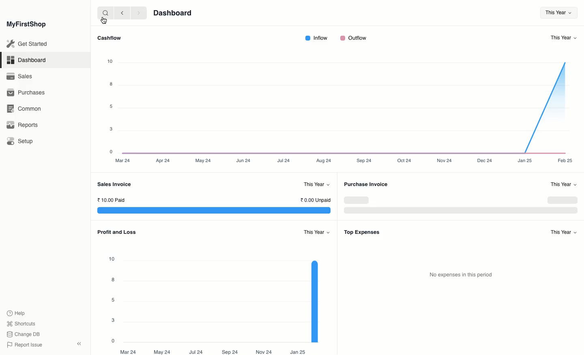  I want to click on backward <, so click(120, 14).